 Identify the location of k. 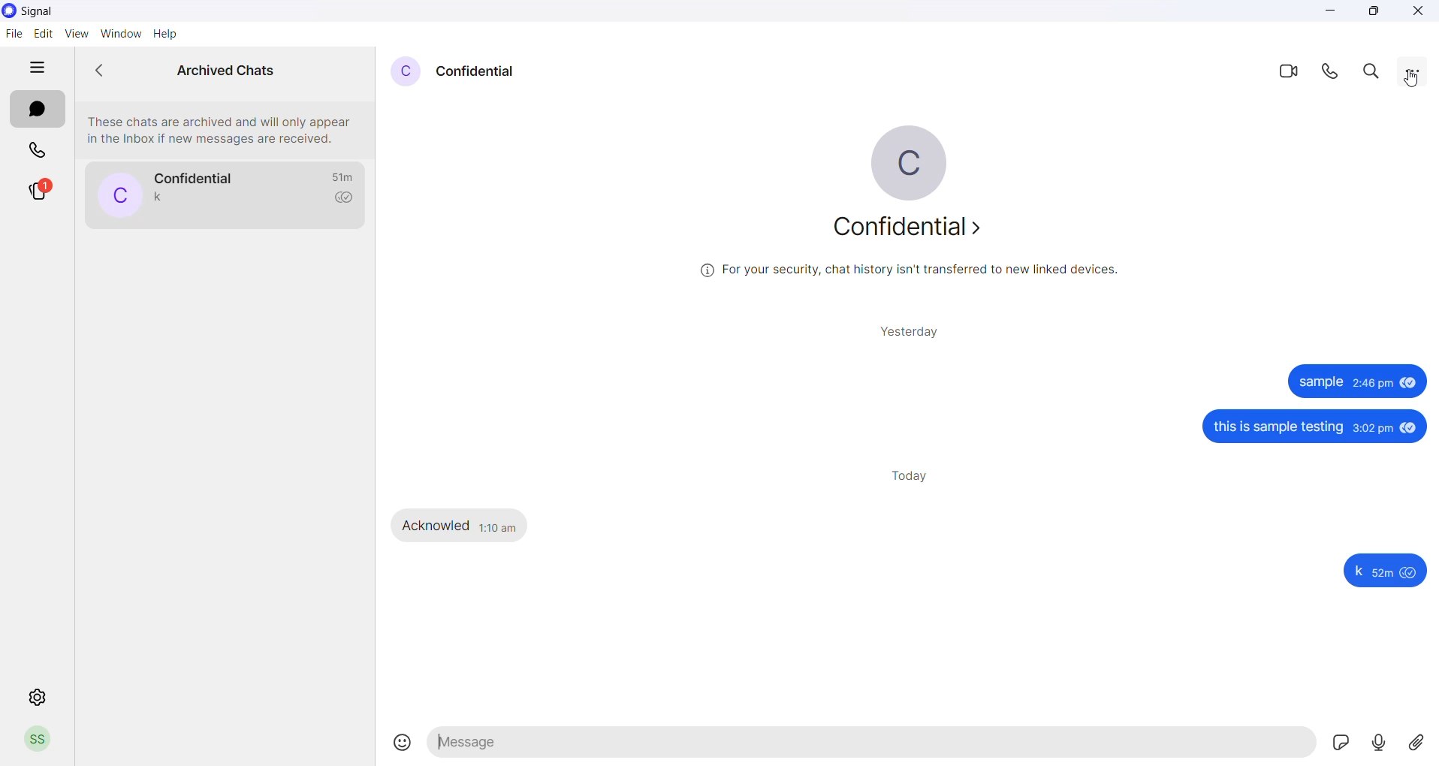
(1360, 574).